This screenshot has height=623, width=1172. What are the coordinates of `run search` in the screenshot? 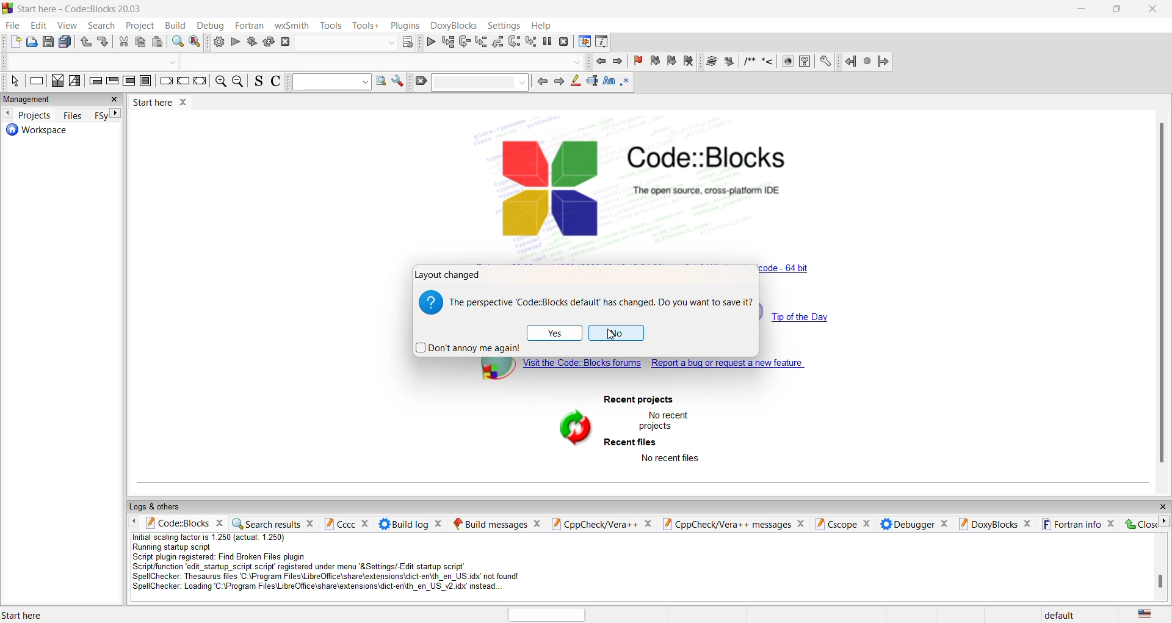 It's located at (382, 80).